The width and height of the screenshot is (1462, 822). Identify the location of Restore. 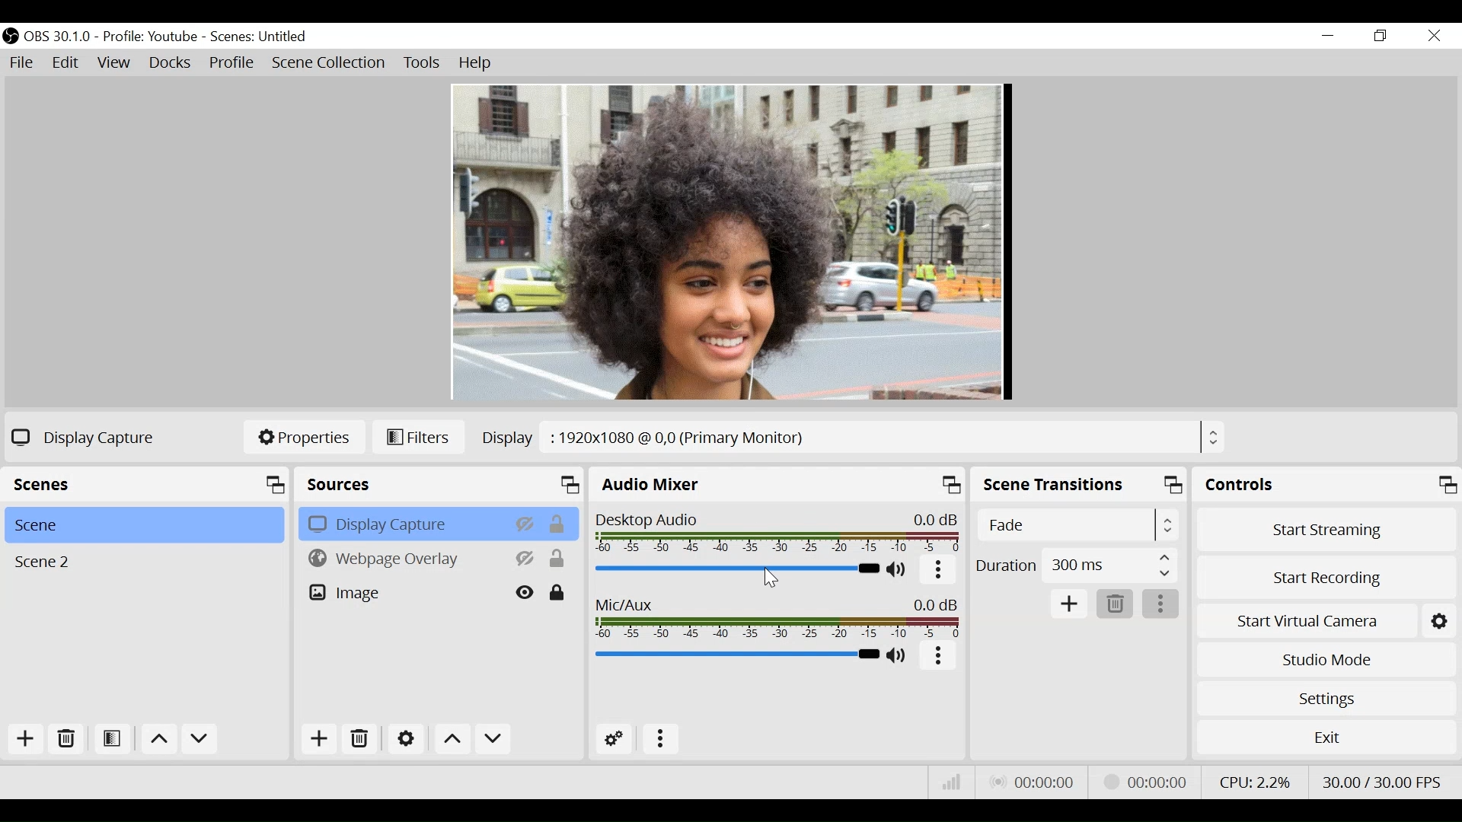
(1379, 35).